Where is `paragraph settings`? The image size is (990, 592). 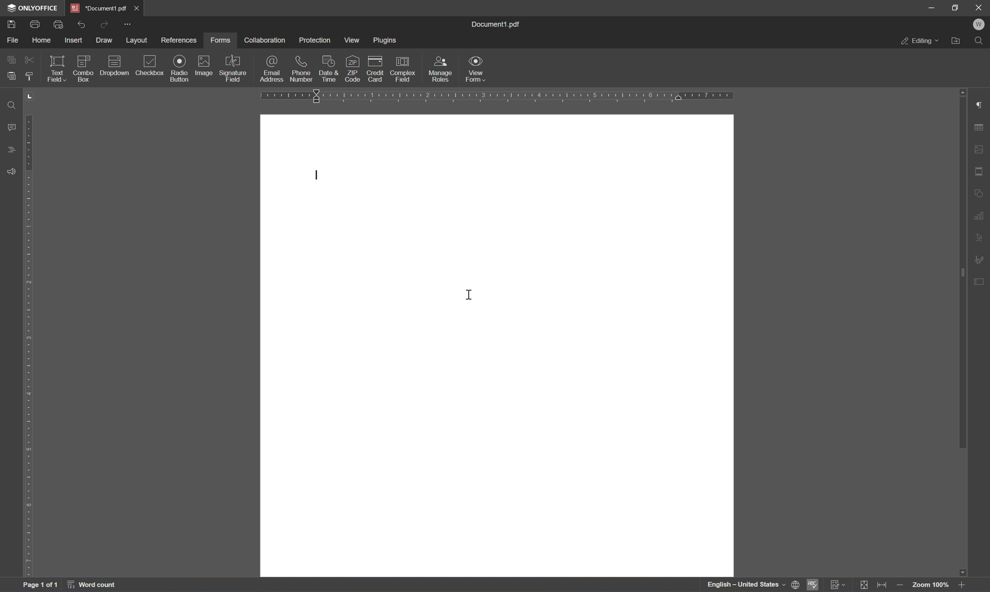 paragraph settings is located at coordinates (981, 101).